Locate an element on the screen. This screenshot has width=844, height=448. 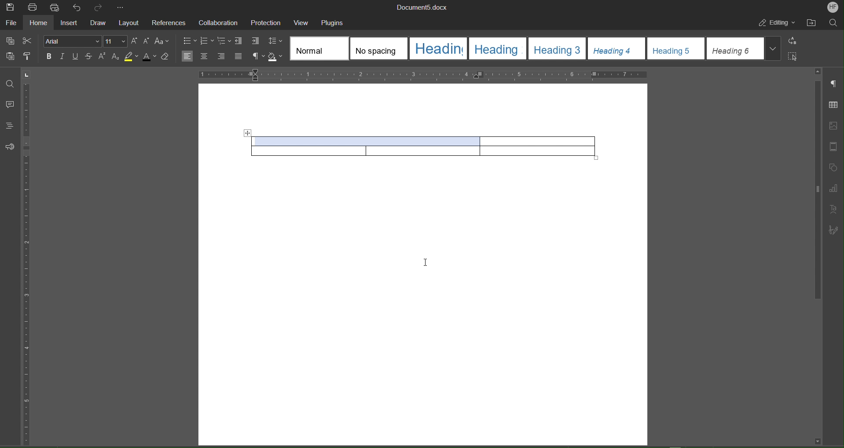
Erase Style is located at coordinates (166, 56).